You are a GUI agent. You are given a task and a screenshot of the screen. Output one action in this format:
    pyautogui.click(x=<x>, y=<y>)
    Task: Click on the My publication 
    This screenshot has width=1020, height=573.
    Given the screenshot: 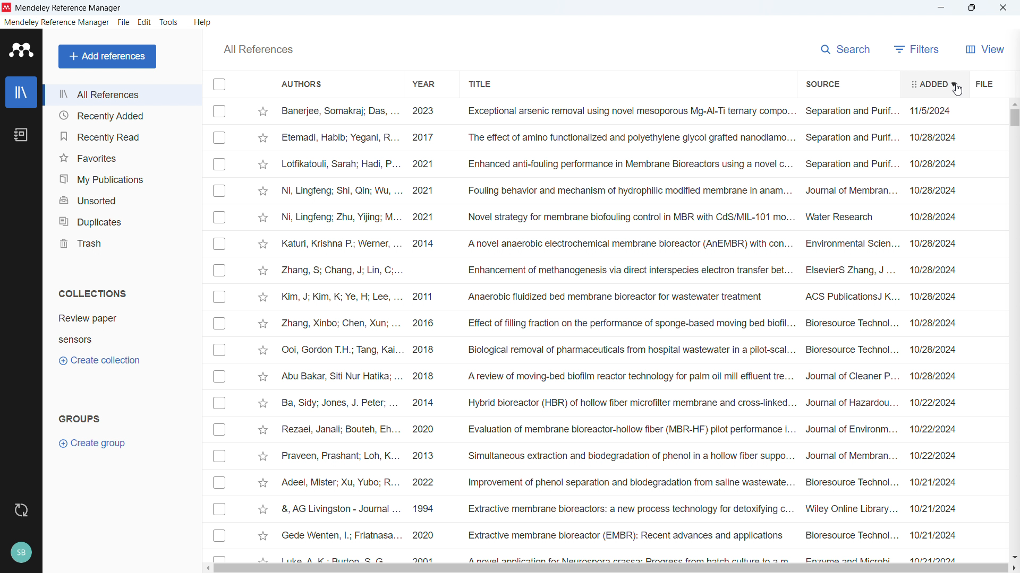 What is the action you would take?
    pyautogui.click(x=121, y=177)
    